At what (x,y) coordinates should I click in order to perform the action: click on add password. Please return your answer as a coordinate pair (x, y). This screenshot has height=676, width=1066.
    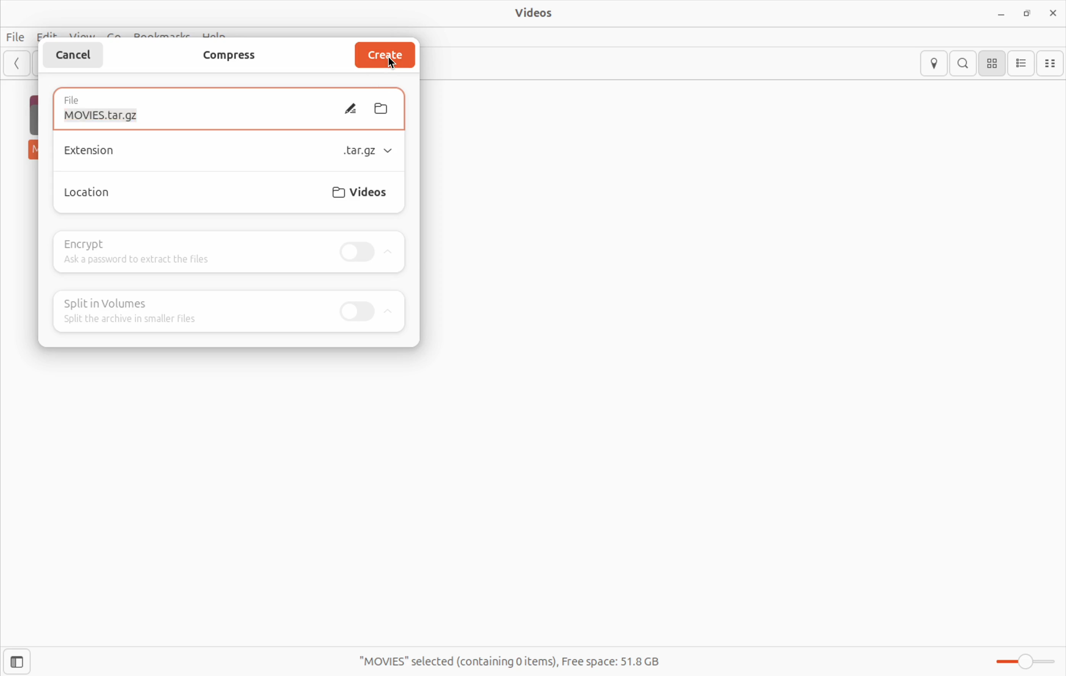
    Looking at the image, I should click on (162, 259).